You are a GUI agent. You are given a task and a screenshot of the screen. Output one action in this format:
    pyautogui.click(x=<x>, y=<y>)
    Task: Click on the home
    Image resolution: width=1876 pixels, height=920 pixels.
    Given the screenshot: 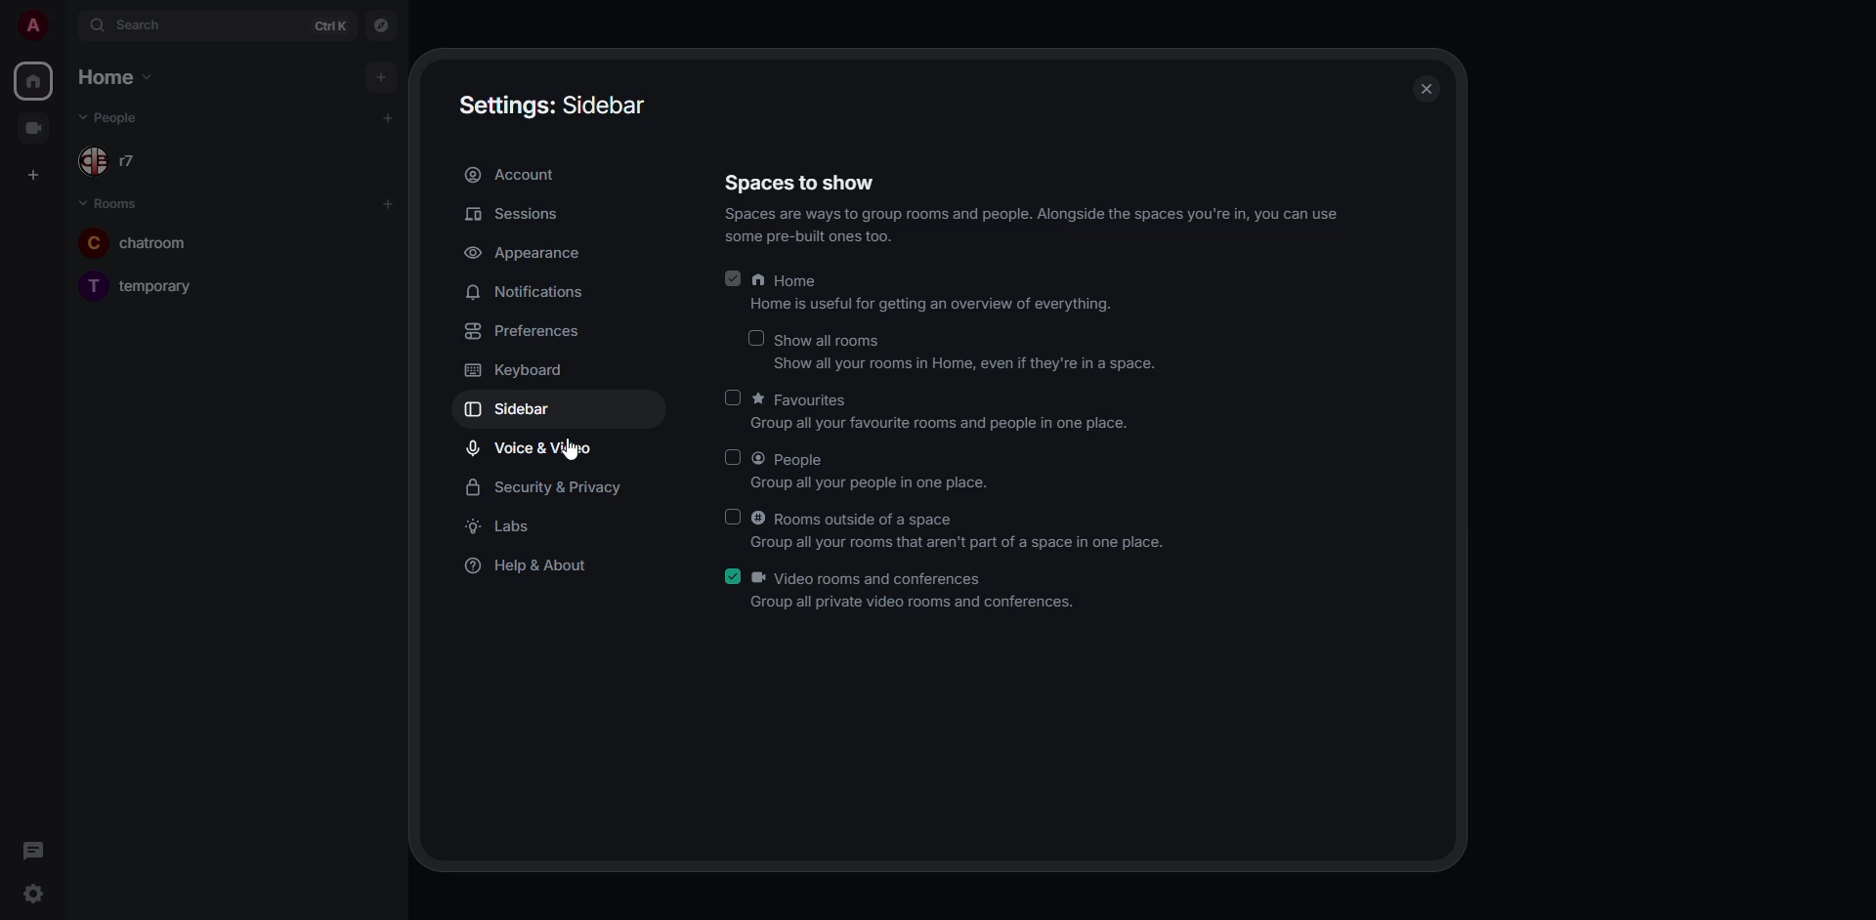 What is the action you would take?
    pyautogui.click(x=35, y=82)
    